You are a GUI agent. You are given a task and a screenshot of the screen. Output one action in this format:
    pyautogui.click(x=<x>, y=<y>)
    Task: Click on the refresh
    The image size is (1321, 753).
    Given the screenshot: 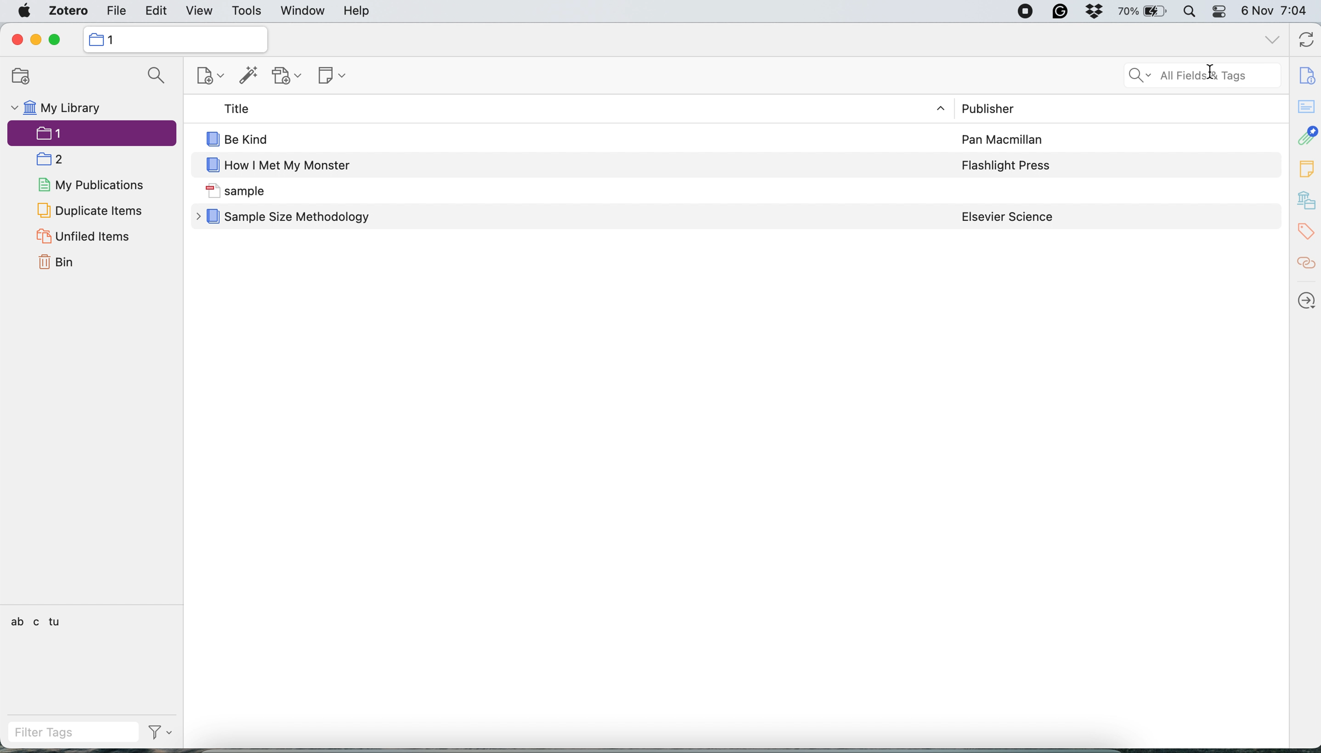 What is the action you would take?
    pyautogui.click(x=1304, y=40)
    